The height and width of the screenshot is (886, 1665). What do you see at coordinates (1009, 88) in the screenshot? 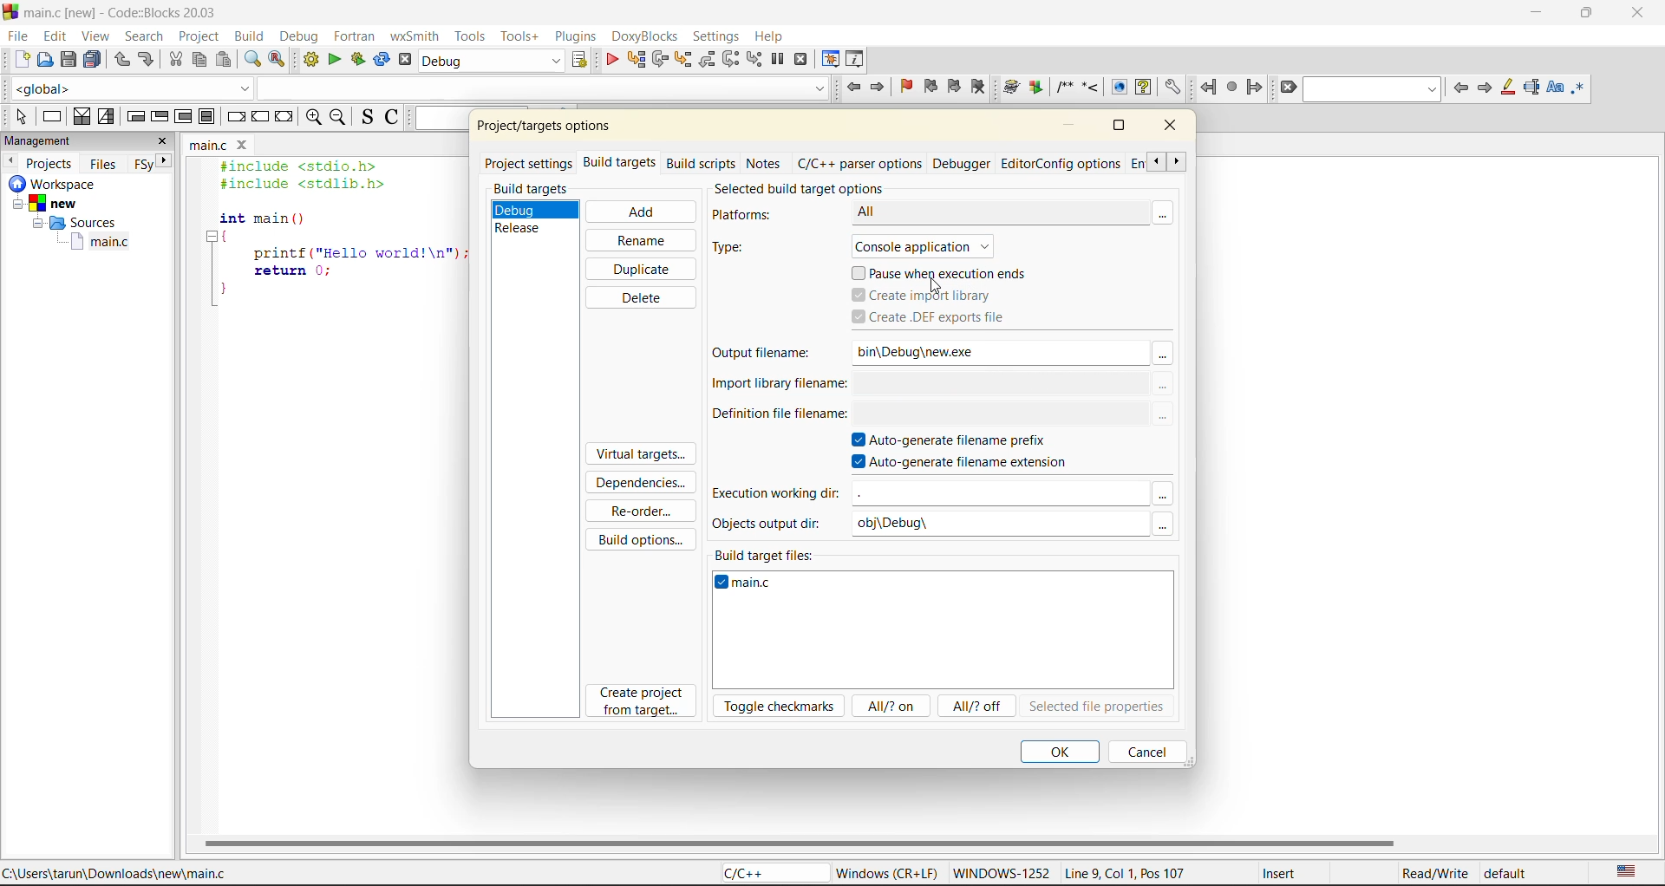
I see `Run doxywizard` at bounding box center [1009, 88].